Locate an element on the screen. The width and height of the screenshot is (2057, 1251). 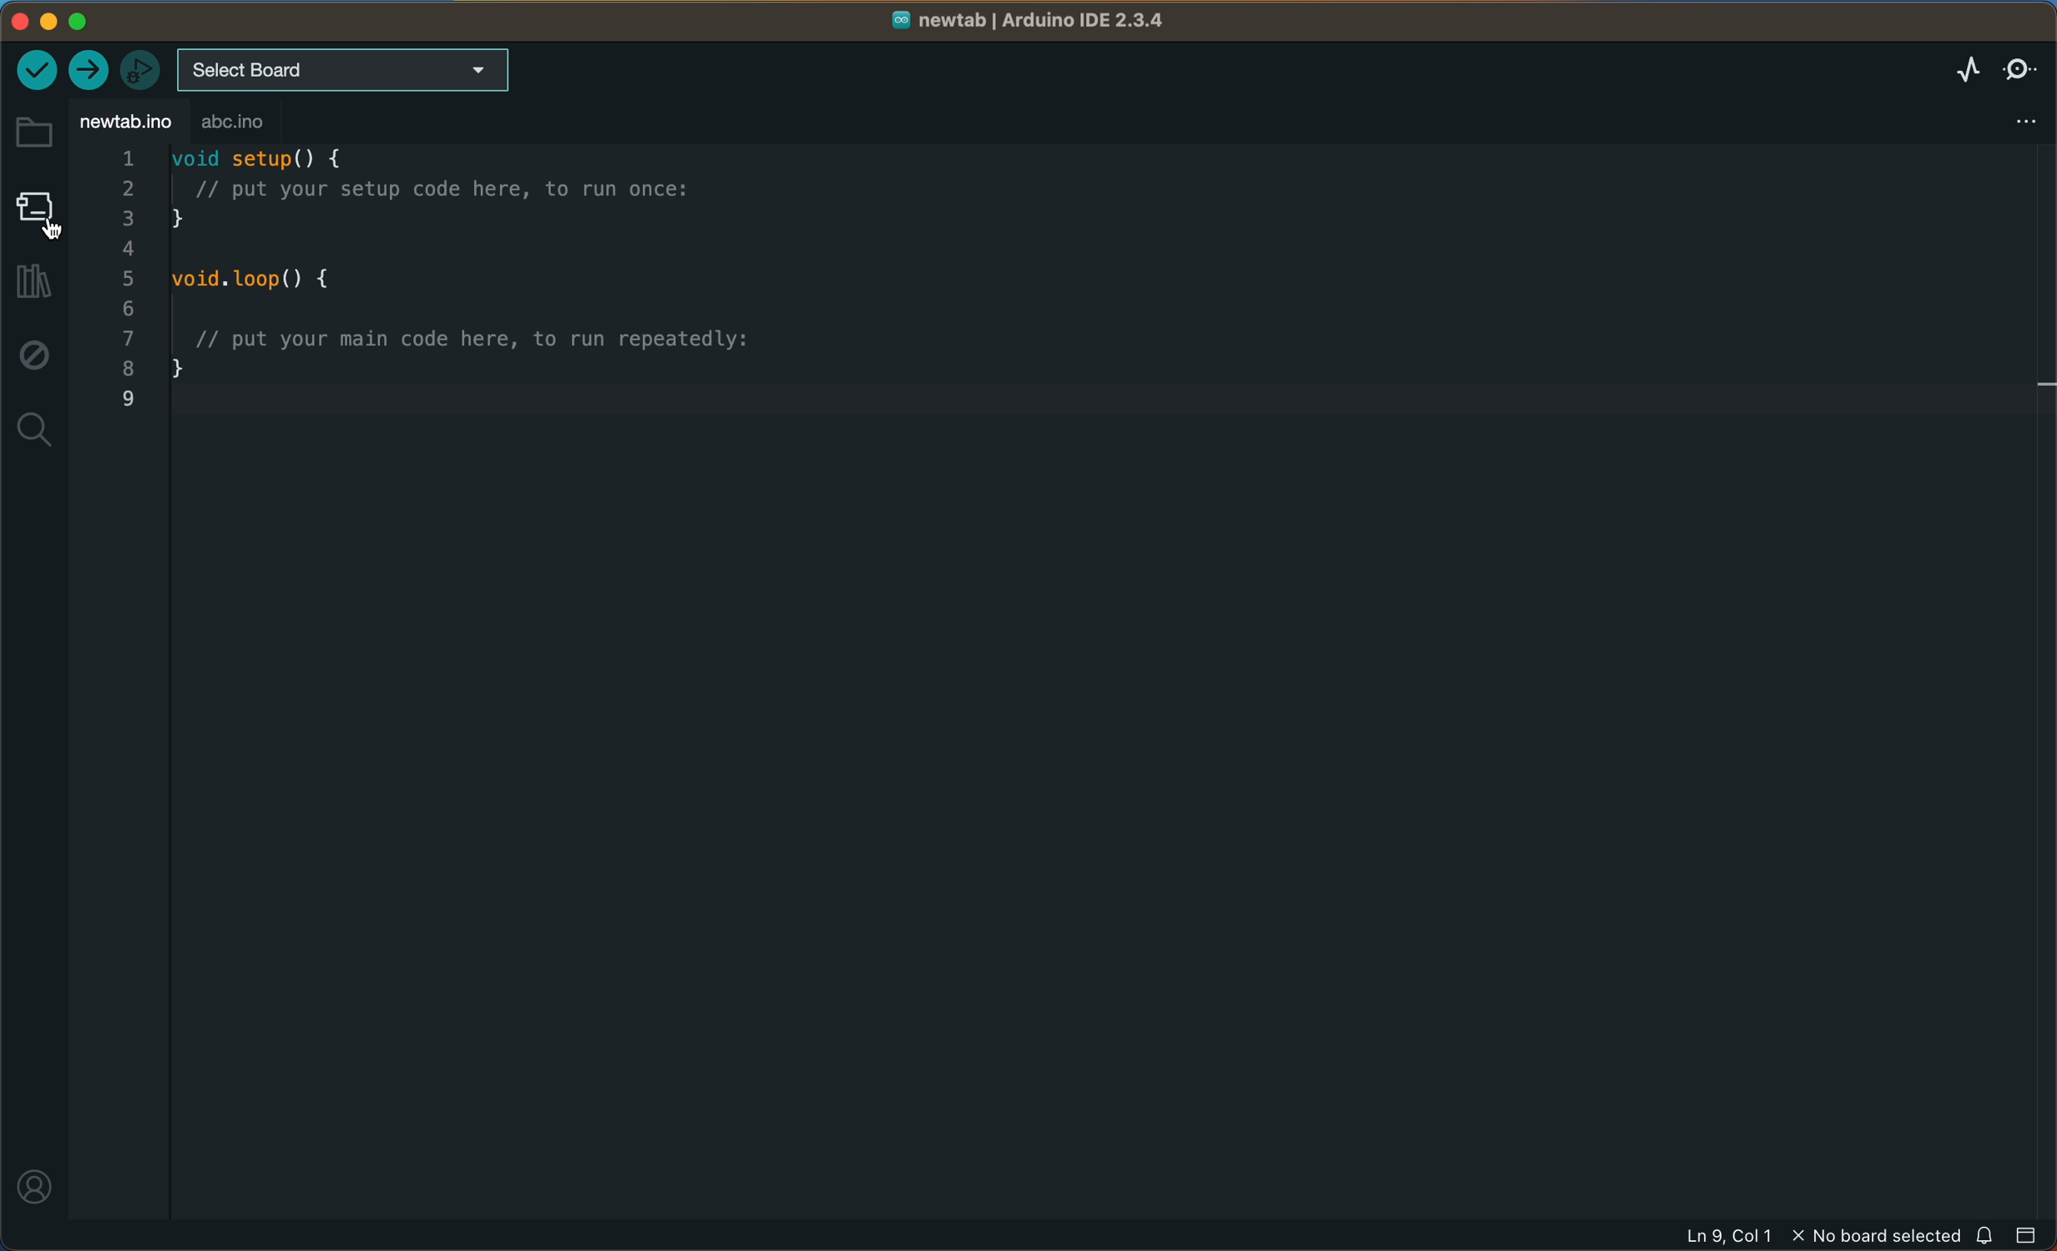
file name is located at coordinates (1030, 18).